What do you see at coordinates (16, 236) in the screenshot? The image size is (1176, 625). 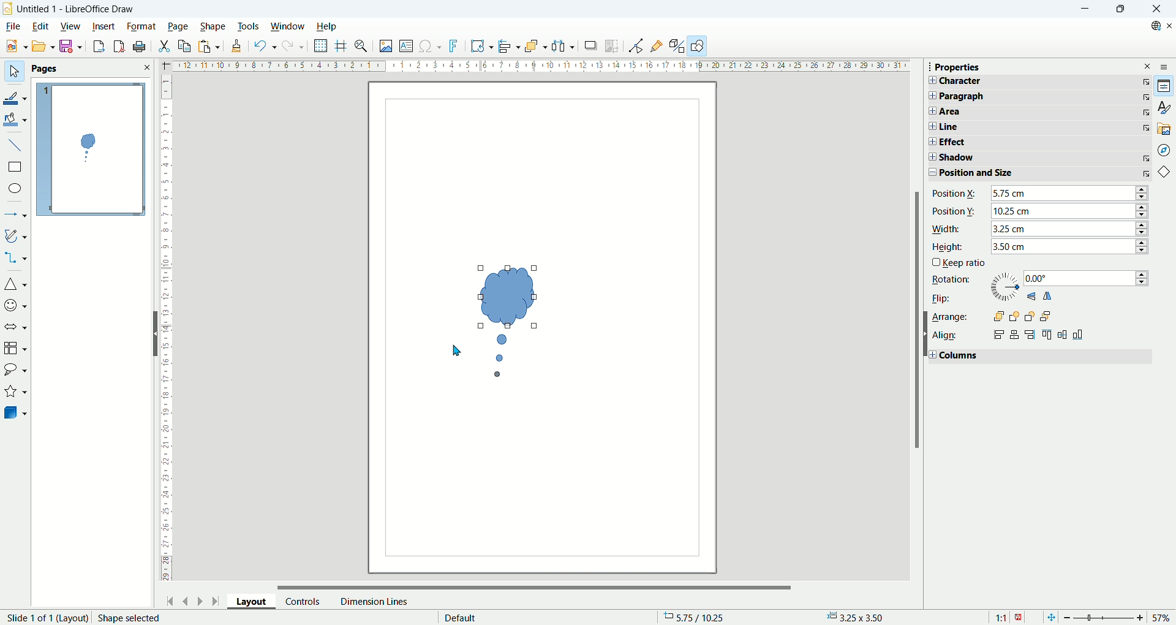 I see `curves and polygon` at bounding box center [16, 236].